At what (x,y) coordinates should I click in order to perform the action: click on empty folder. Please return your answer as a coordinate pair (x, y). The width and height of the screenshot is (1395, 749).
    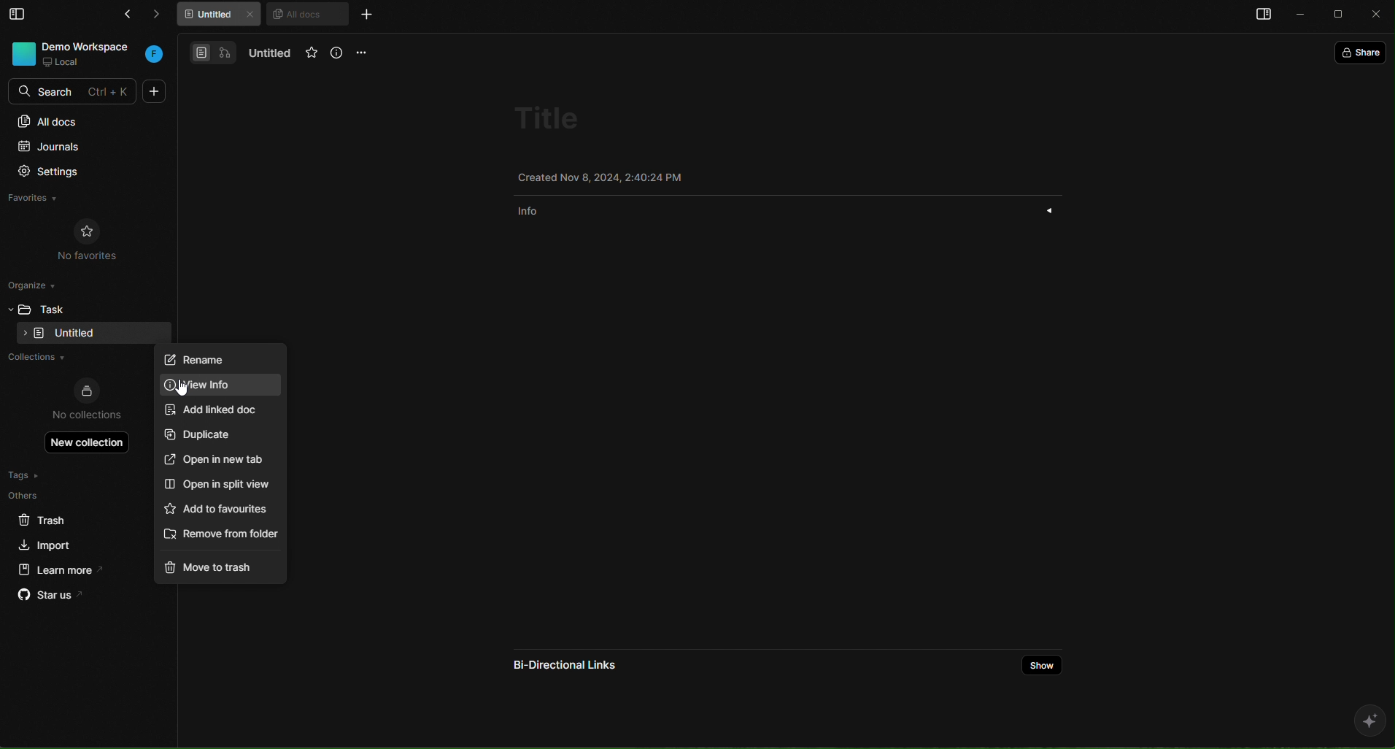
    Looking at the image, I should click on (75, 334).